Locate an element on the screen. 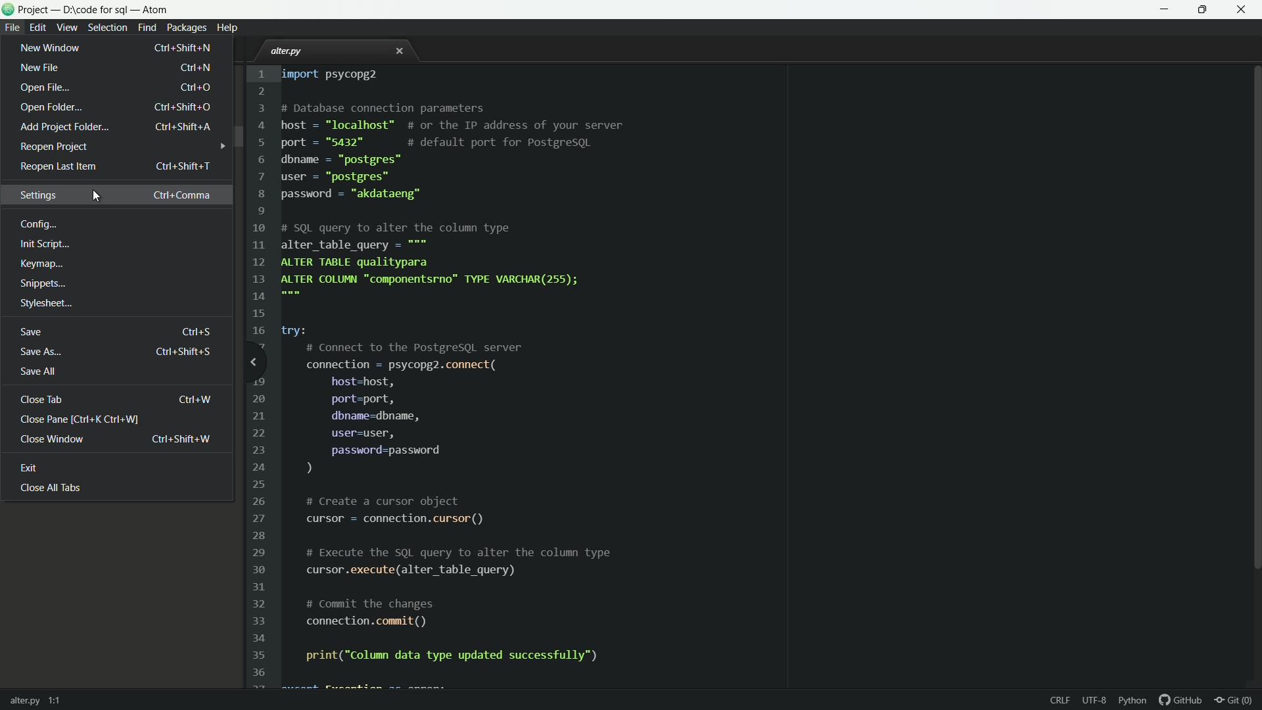  row number is located at coordinates (257, 376).